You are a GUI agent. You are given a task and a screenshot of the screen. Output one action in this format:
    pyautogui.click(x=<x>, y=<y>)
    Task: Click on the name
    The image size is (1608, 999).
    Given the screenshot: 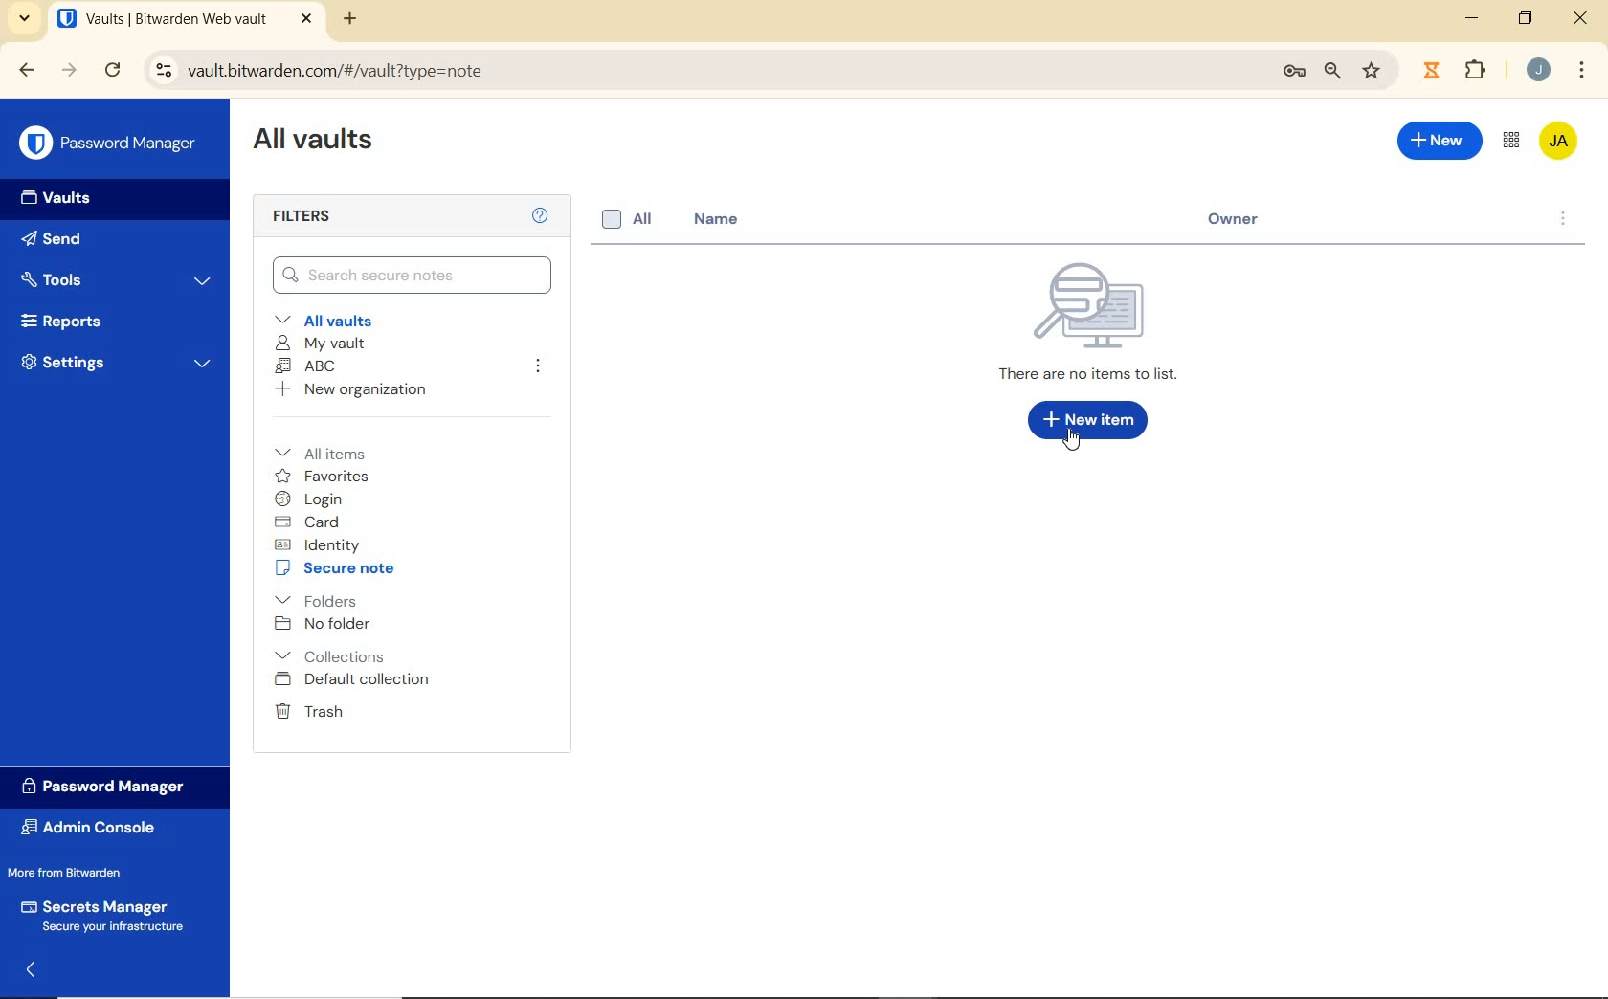 What is the action you would take?
    pyautogui.click(x=732, y=220)
    